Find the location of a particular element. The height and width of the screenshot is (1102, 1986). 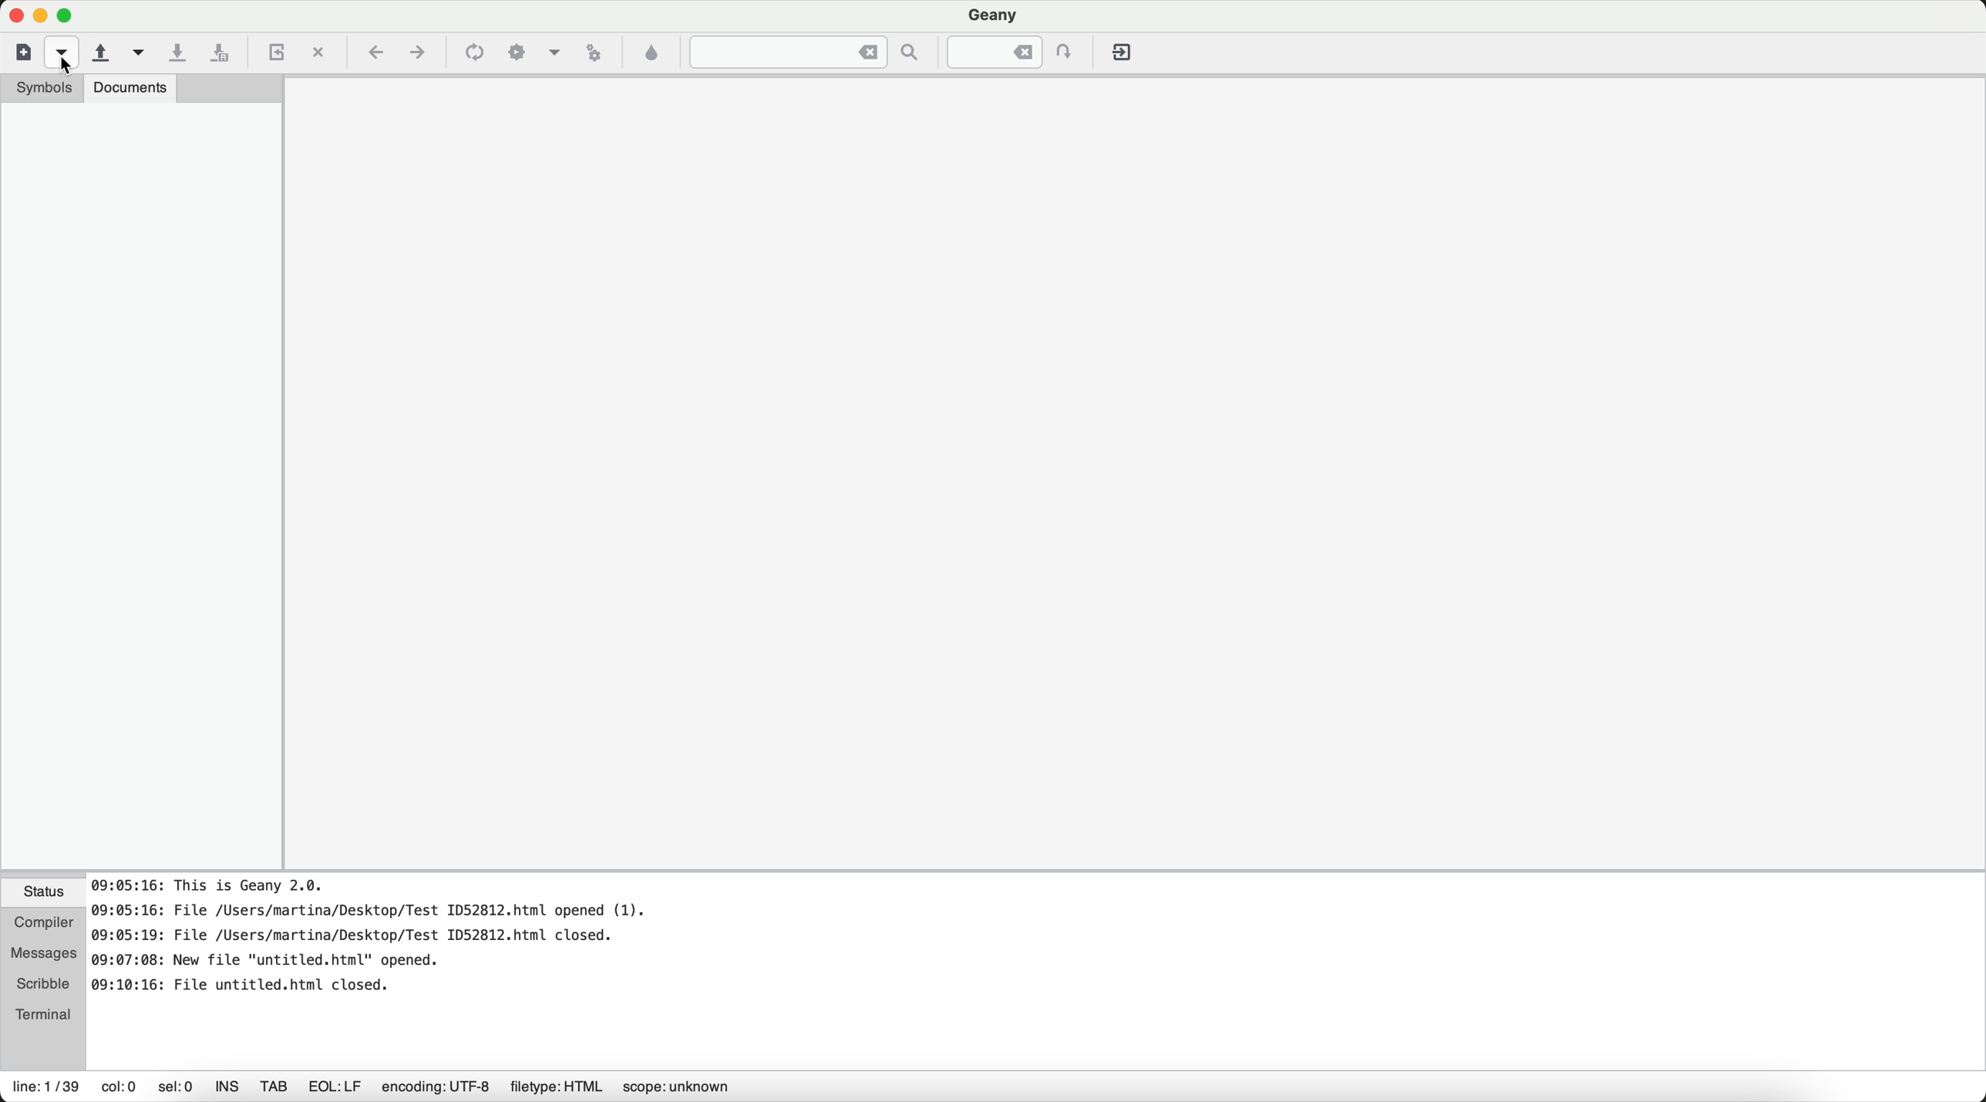

information is located at coordinates (373, 1086).